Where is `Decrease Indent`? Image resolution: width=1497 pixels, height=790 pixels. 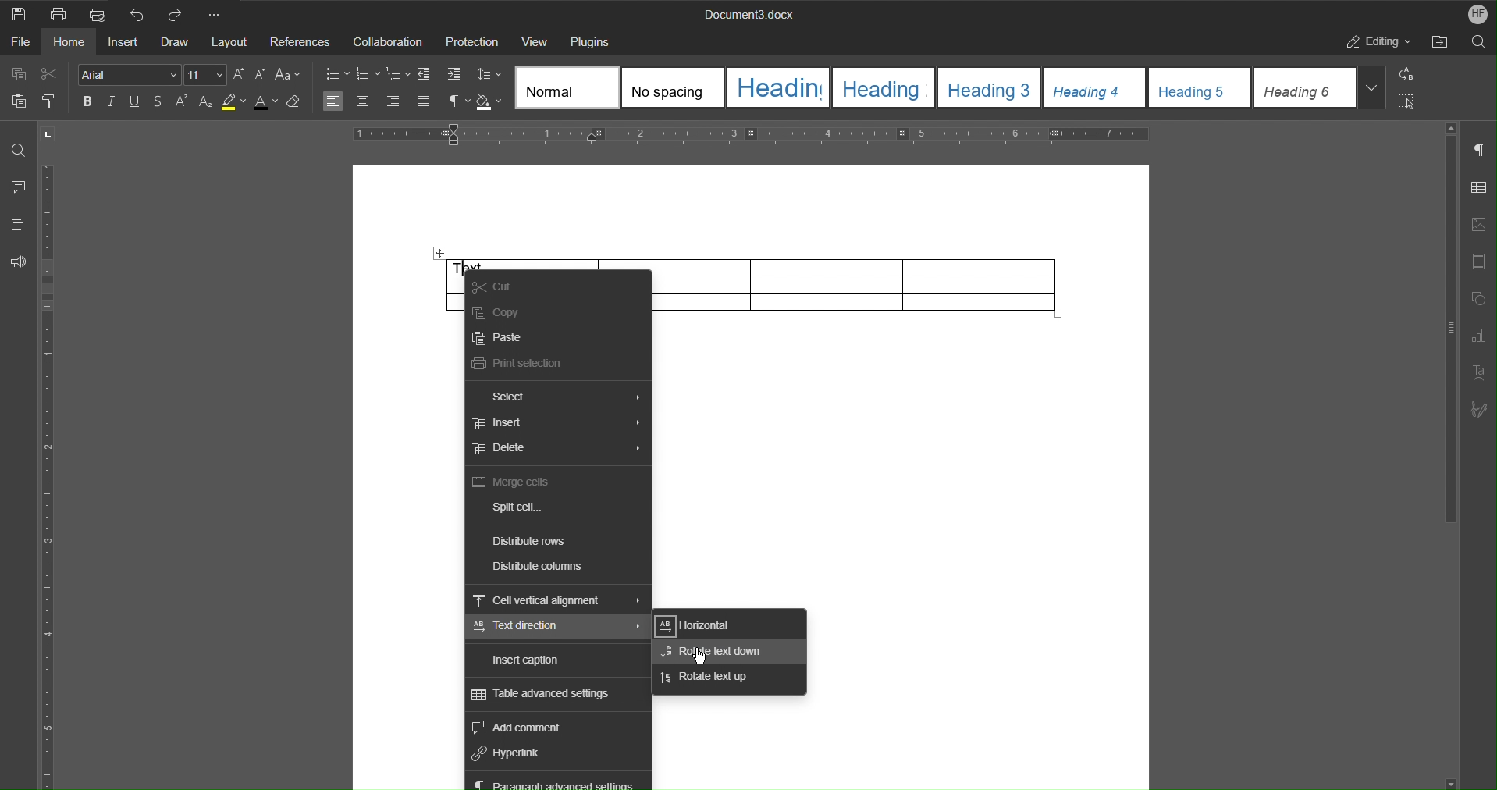
Decrease Indent is located at coordinates (426, 74).